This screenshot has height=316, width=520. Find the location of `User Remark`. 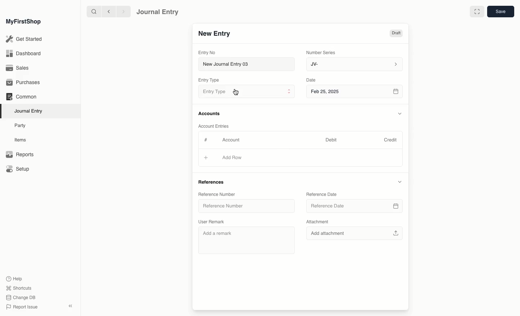

User Remark is located at coordinates (213, 221).